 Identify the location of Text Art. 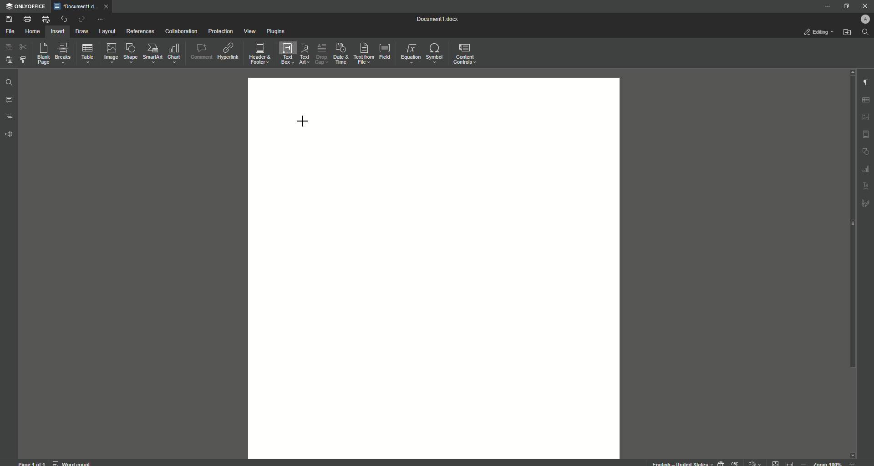
(303, 55).